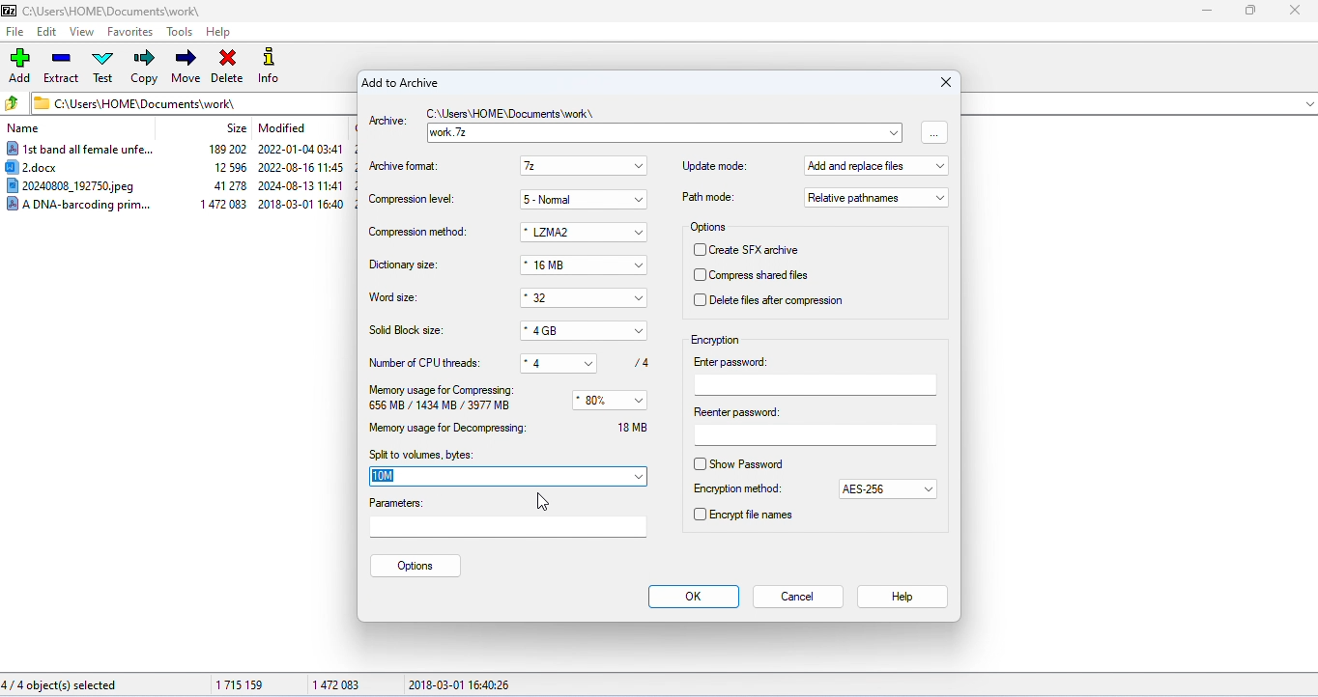 This screenshot has height=697, width=1318. What do you see at coordinates (509, 518) in the screenshot?
I see `parameters` at bounding box center [509, 518].